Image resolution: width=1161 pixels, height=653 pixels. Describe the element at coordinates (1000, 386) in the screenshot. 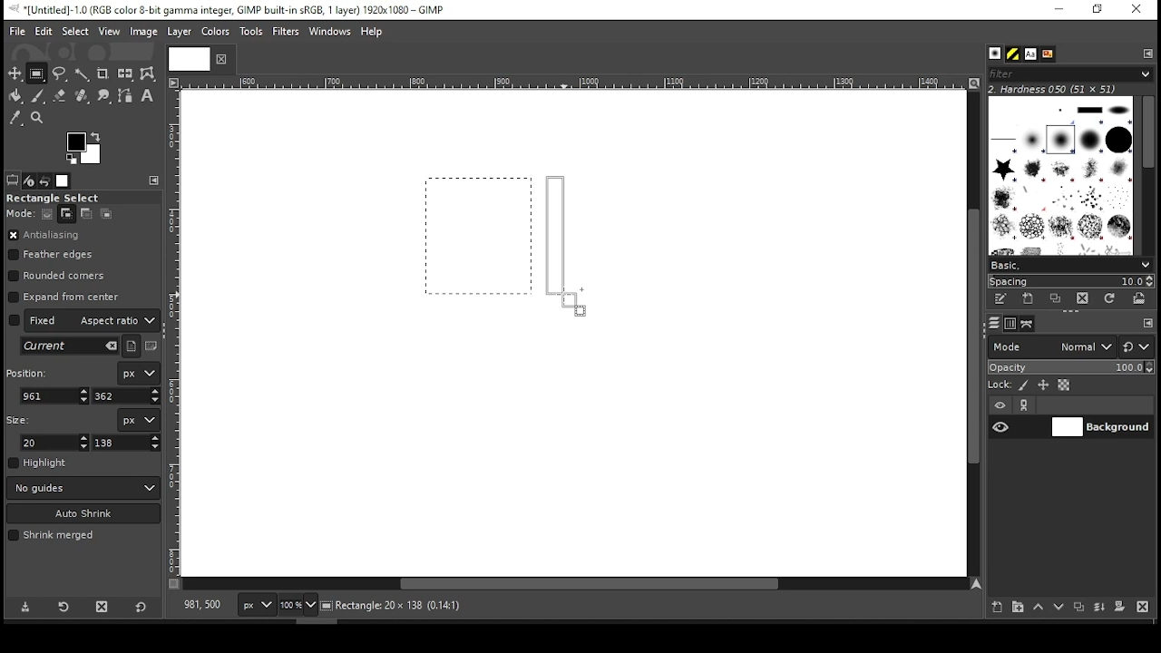

I see `lock:` at that location.